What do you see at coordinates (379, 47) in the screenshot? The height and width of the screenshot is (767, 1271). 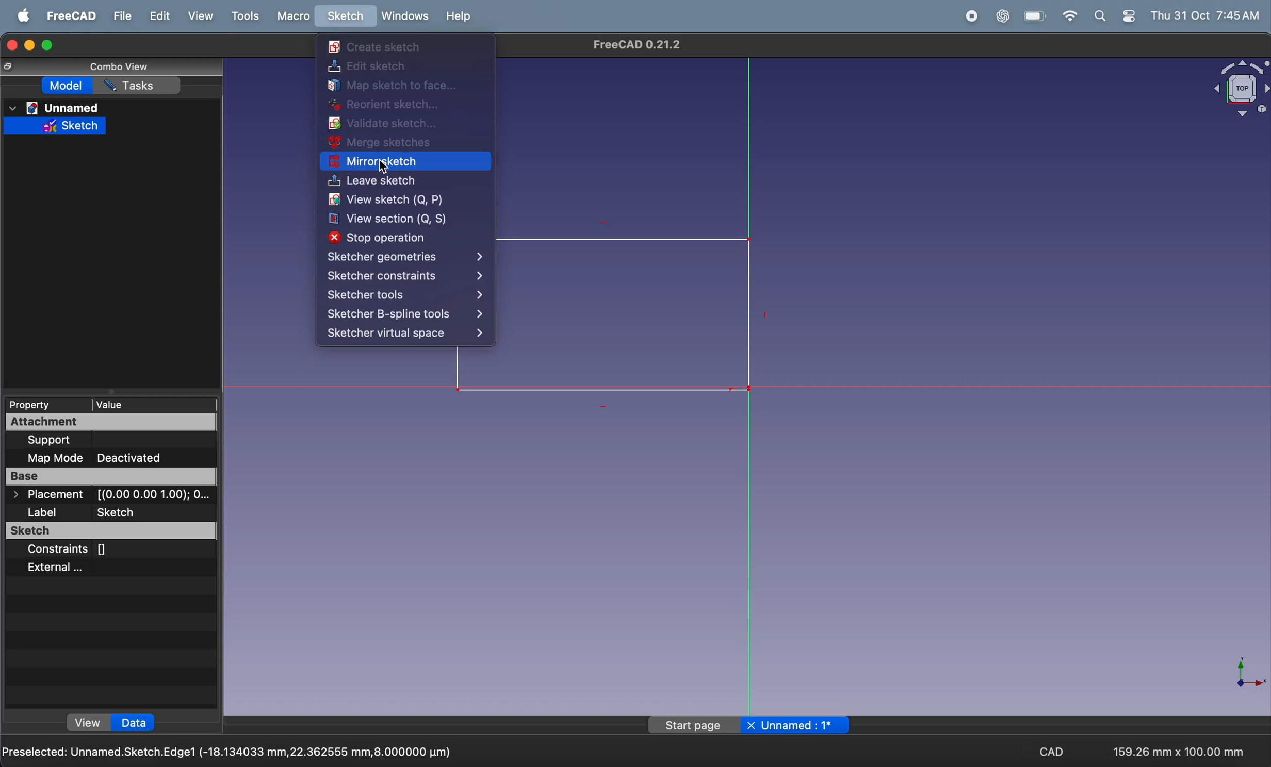 I see `create sketch` at bounding box center [379, 47].